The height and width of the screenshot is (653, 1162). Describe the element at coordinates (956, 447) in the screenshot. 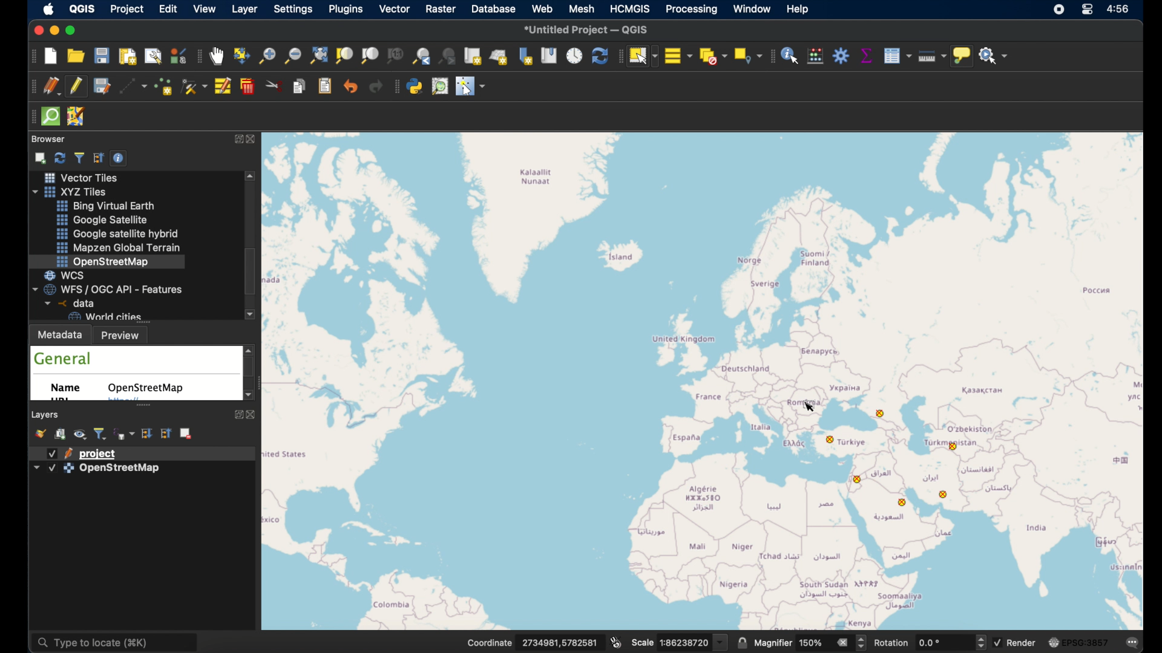

I see `point. feature` at that location.